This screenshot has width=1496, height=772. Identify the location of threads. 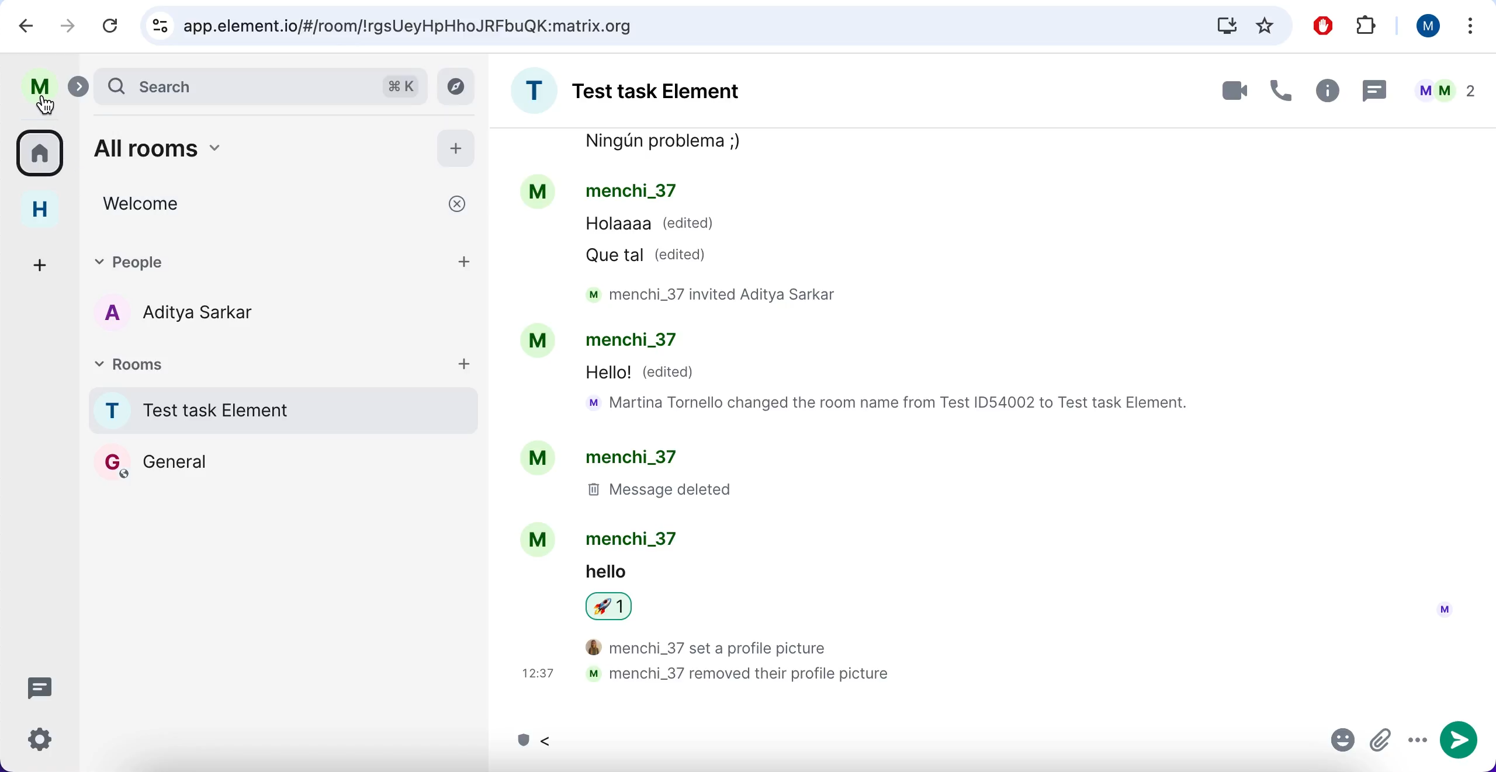
(1376, 91).